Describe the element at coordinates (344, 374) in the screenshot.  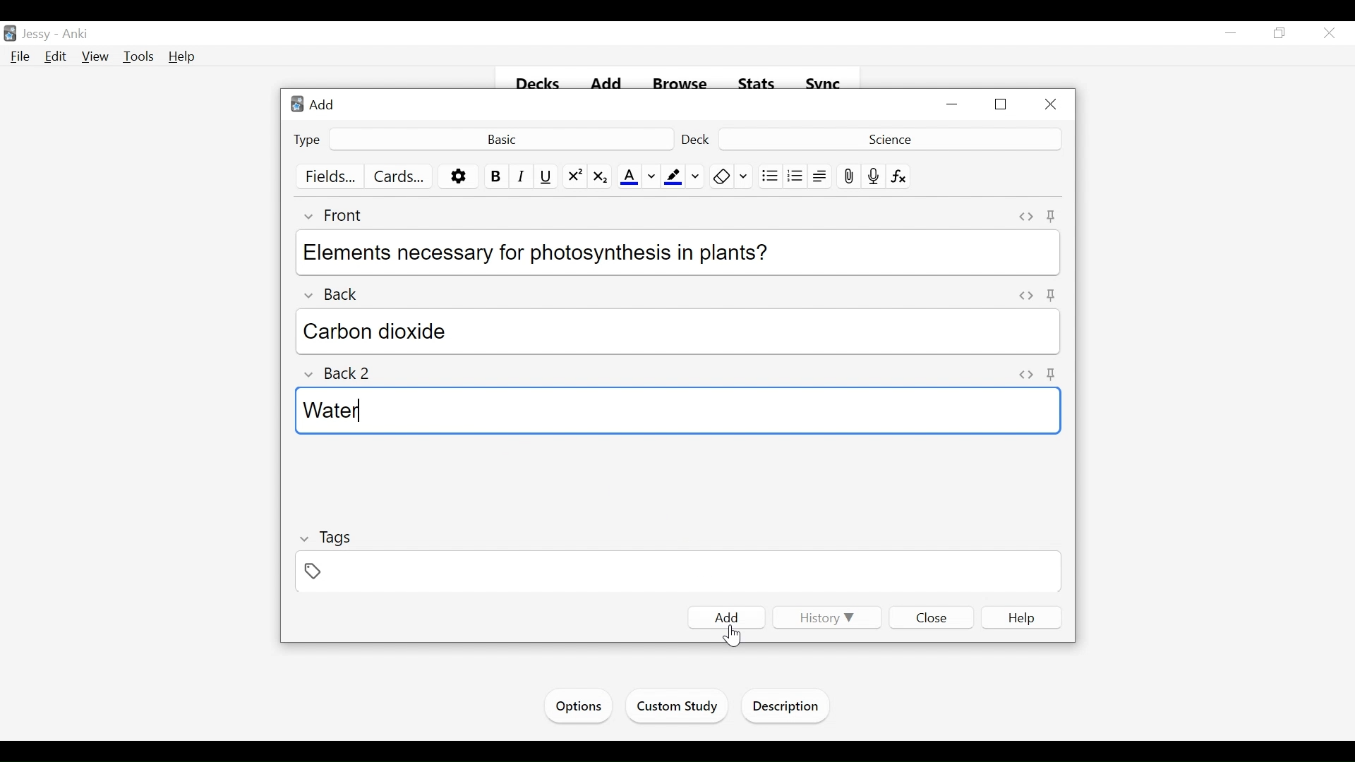
I see `Back 2` at that location.